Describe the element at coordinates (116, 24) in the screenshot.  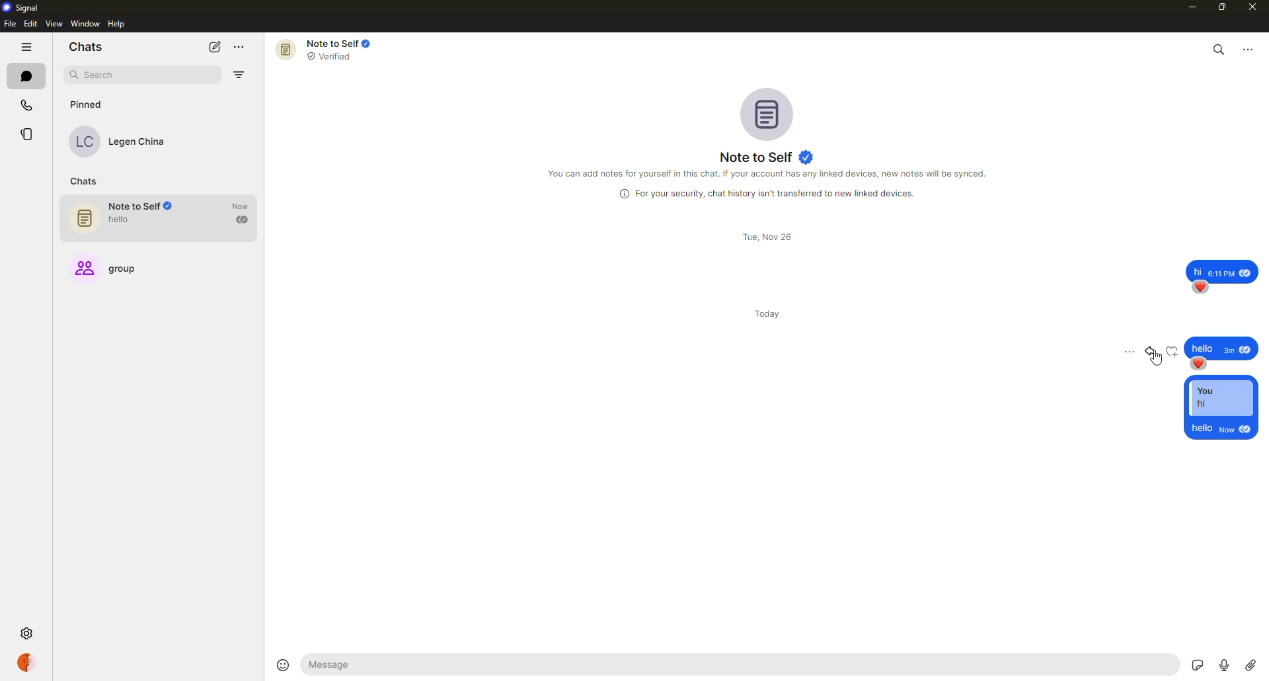
I see `help` at that location.